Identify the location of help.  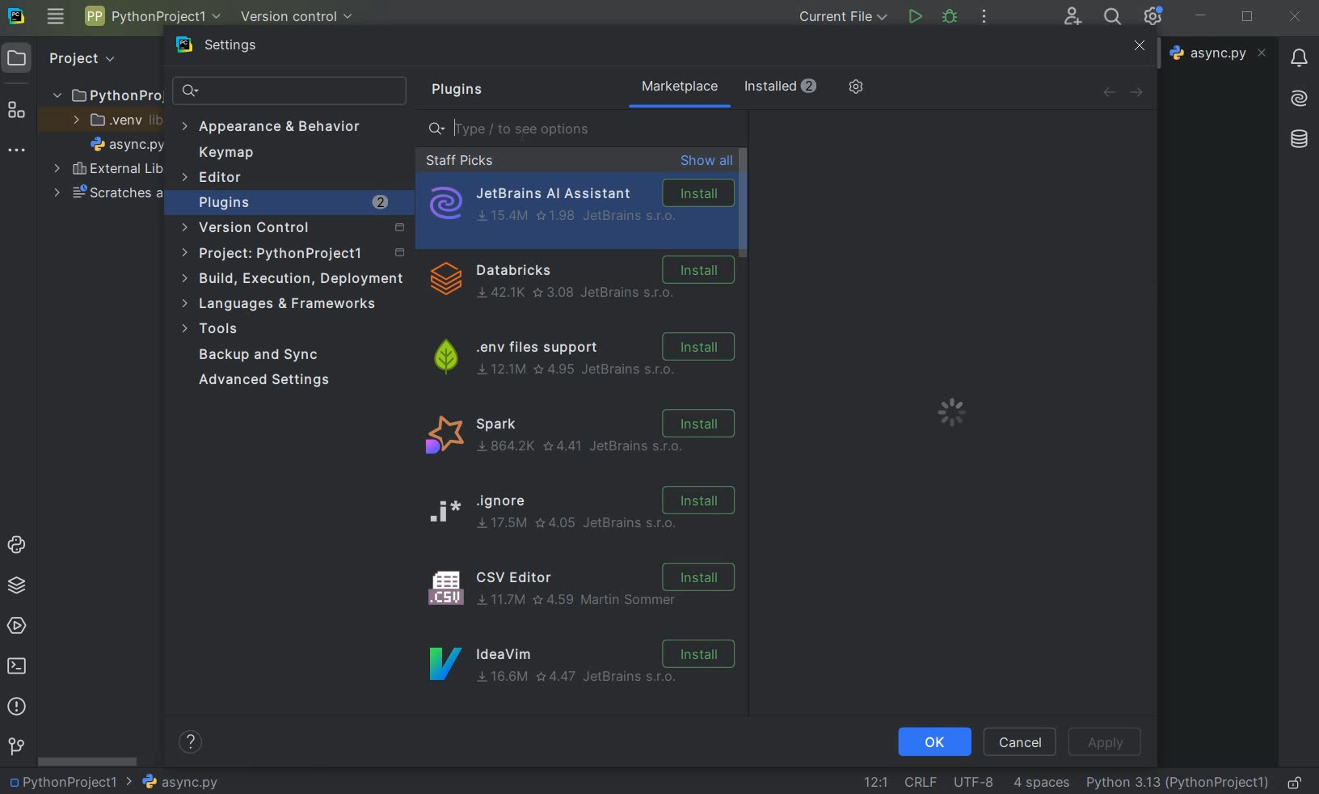
(192, 744).